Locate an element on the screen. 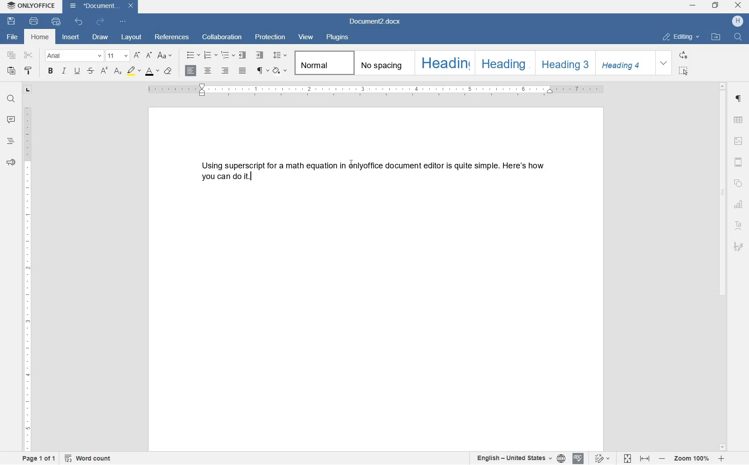  clear style is located at coordinates (169, 71).